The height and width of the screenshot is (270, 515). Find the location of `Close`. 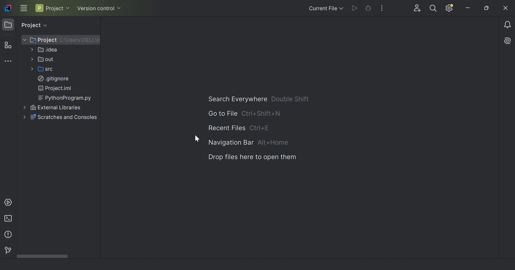

Close is located at coordinates (507, 9).